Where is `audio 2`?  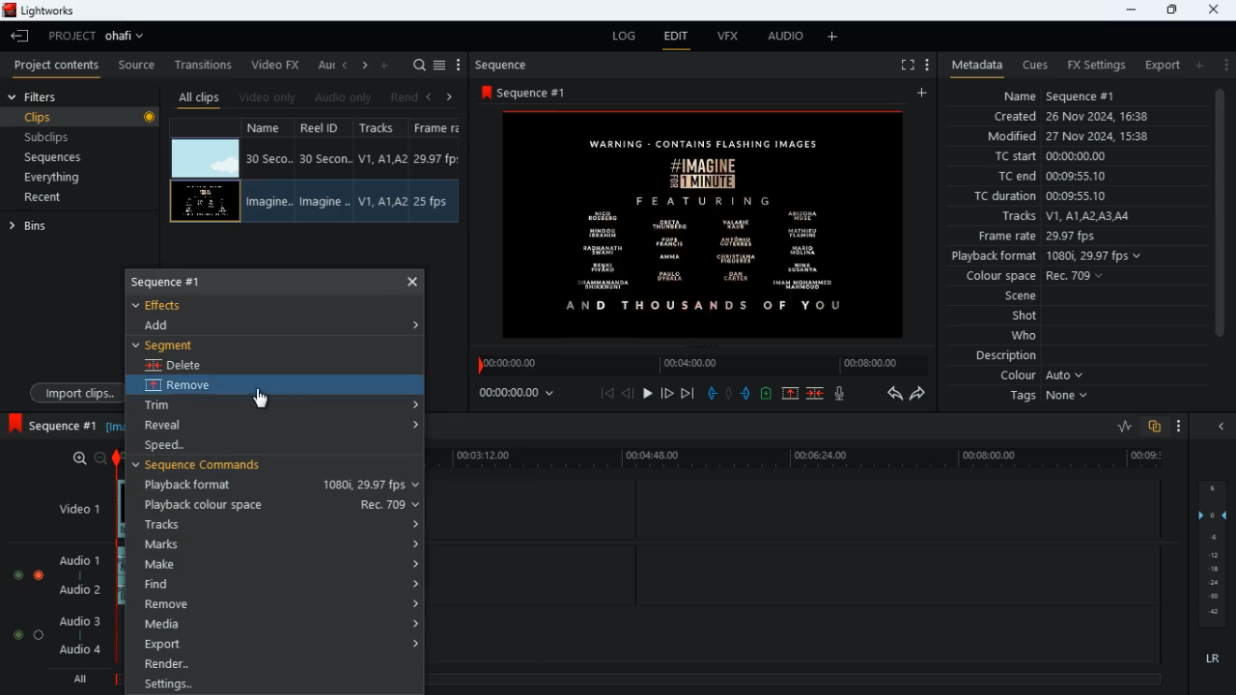
audio 2 is located at coordinates (80, 590).